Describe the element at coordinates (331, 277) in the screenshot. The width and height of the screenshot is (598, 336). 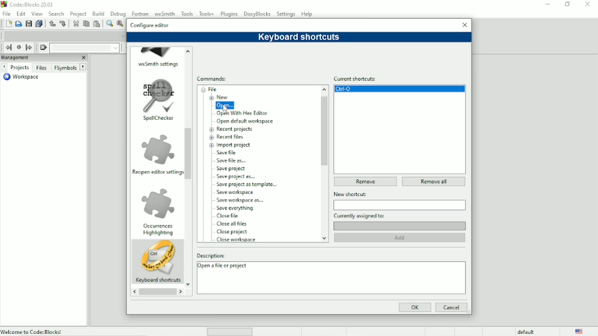
I see `` at that location.